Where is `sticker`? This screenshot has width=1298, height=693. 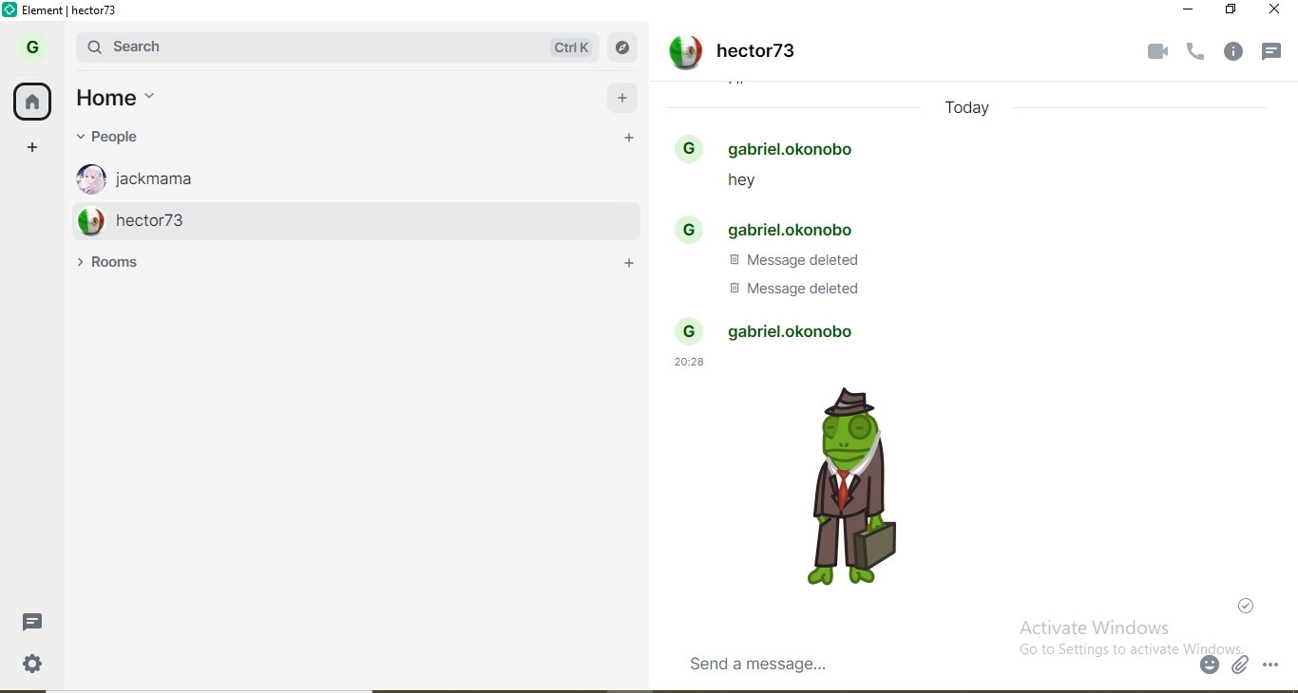
sticker is located at coordinates (844, 481).